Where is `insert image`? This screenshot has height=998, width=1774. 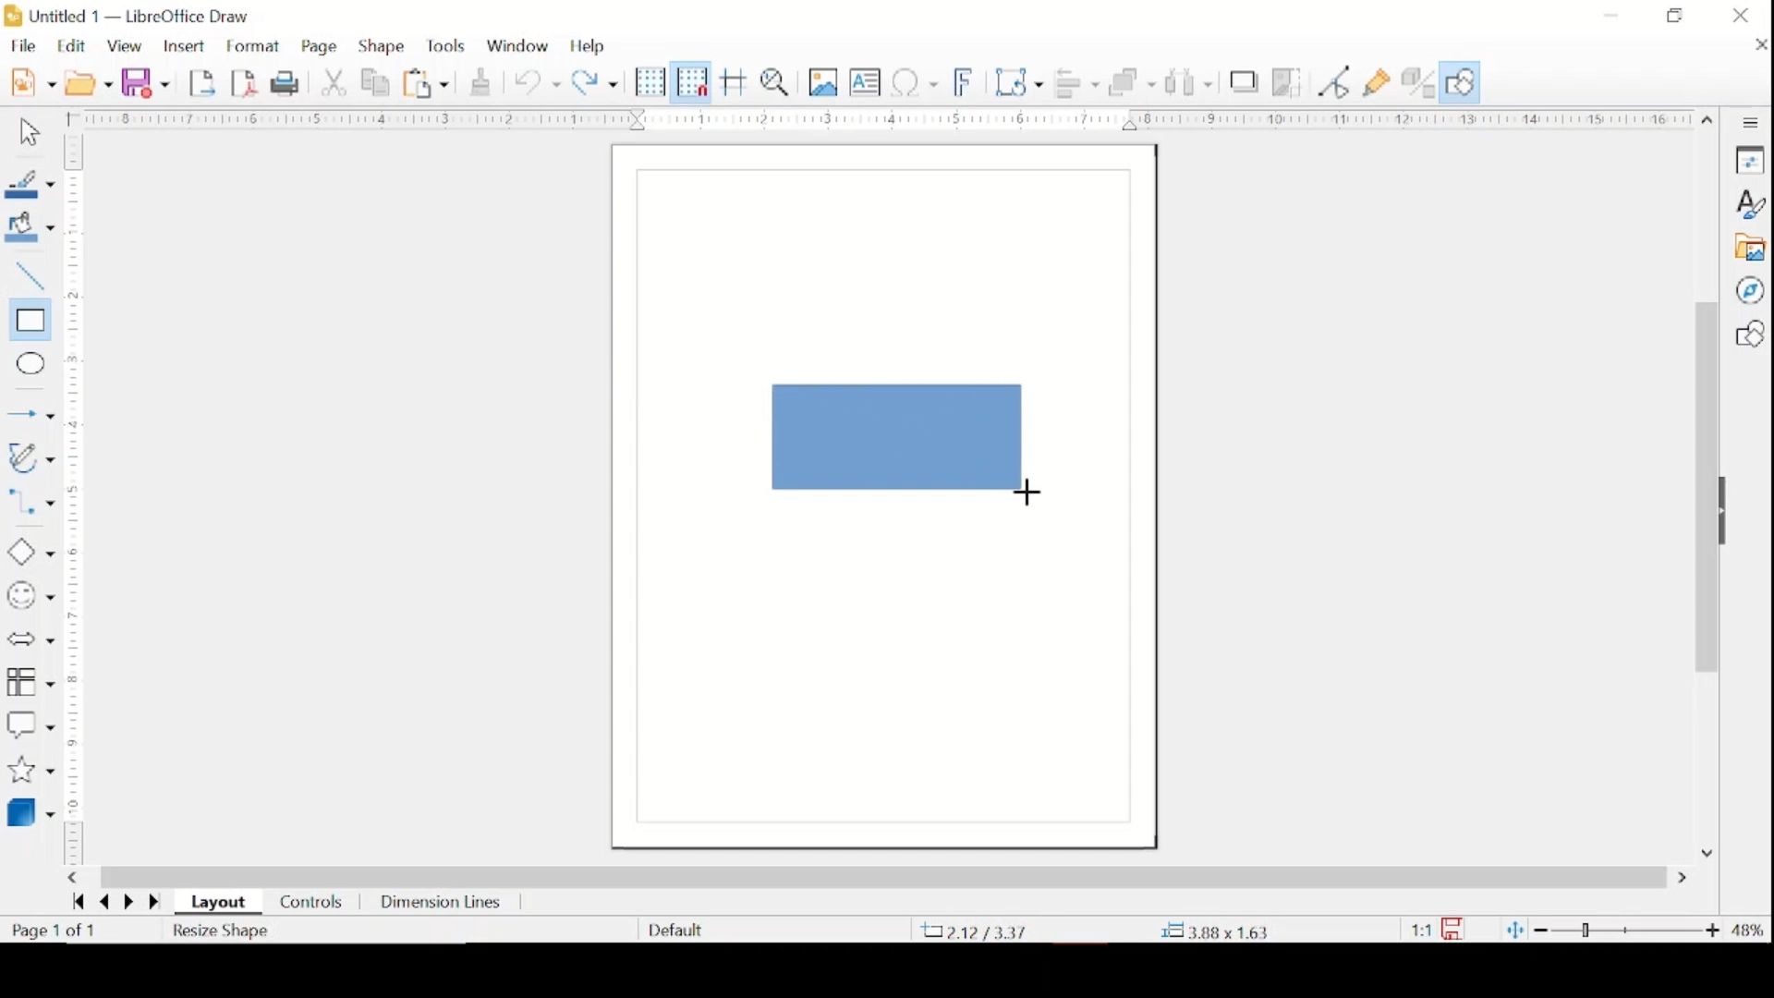
insert image is located at coordinates (825, 81).